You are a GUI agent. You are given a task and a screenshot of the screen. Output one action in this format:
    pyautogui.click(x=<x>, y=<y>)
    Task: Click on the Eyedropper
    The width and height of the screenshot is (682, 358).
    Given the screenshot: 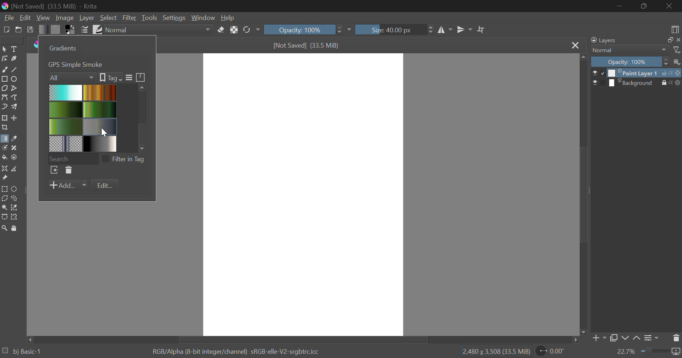 What is the action you would take?
    pyautogui.click(x=13, y=139)
    